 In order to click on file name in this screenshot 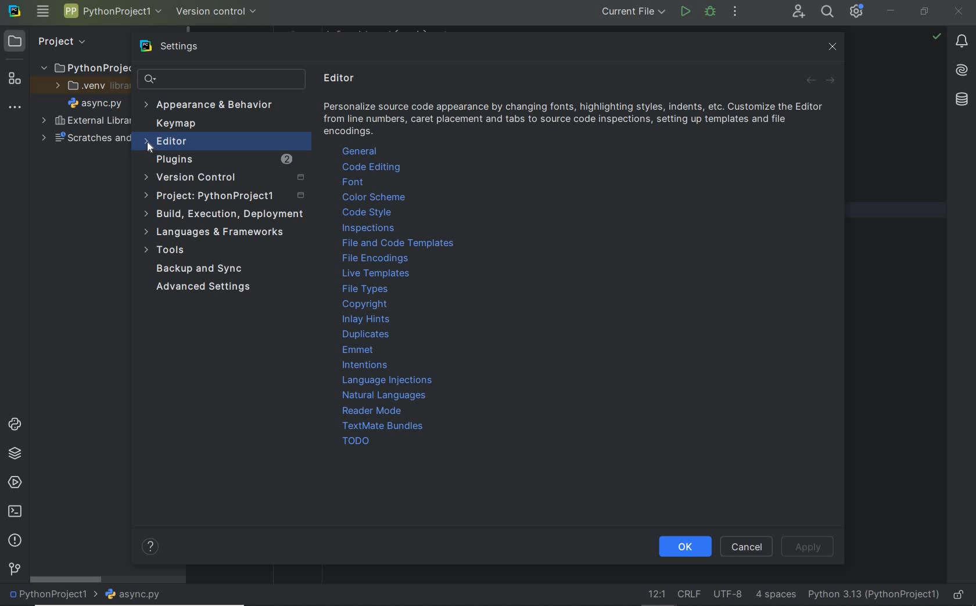, I will do `click(137, 594)`.